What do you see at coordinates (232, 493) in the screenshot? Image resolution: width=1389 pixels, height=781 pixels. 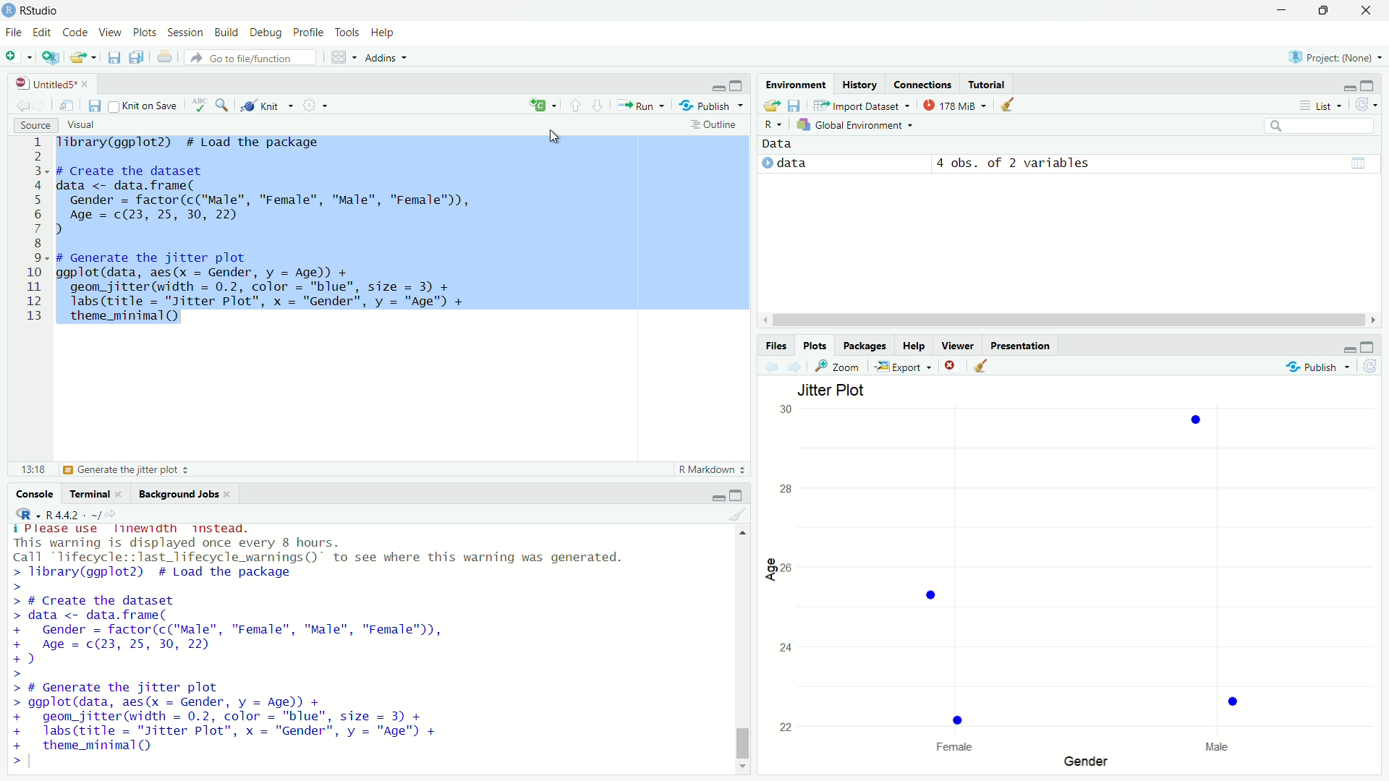 I see `close` at bounding box center [232, 493].